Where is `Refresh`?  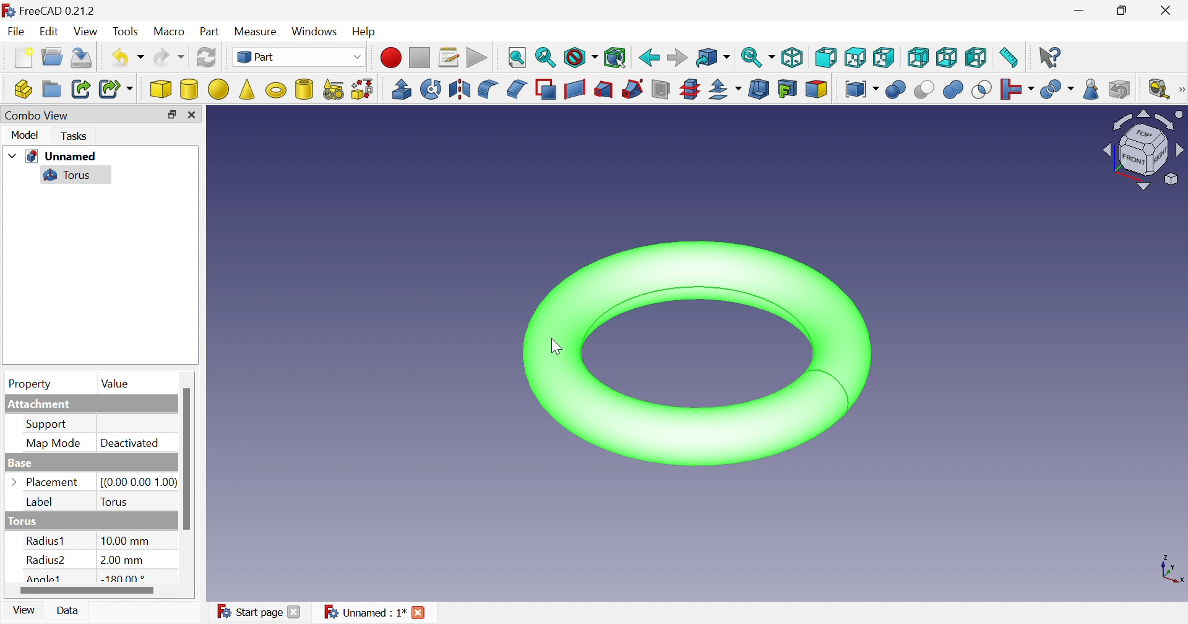 Refresh is located at coordinates (83, 57).